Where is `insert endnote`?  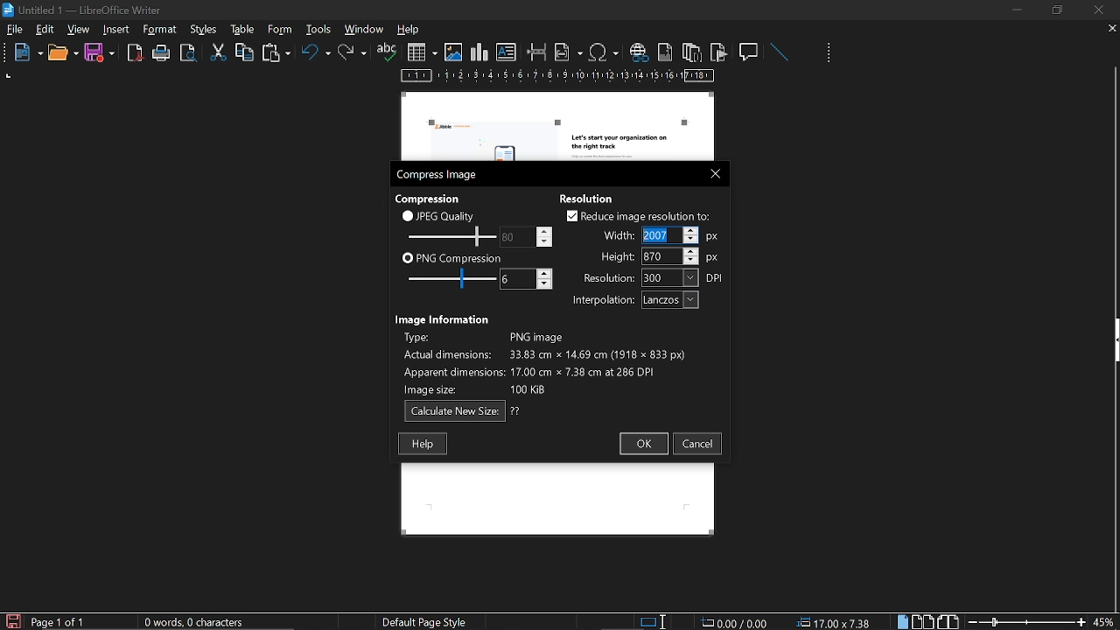 insert endnote is located at coordinates (691, 52).